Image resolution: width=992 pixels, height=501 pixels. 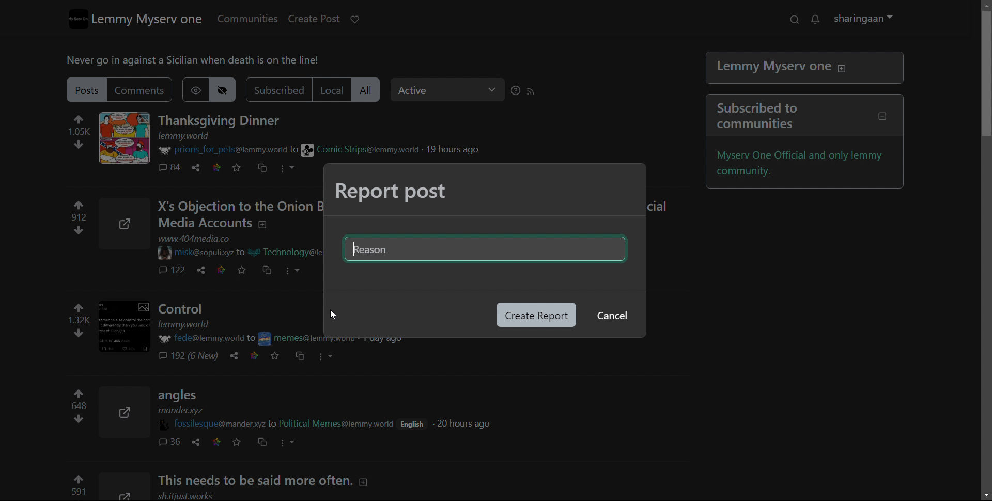 What do you see at coordinates (204, 239) in the screenshot?
I see `URL` at bounding box center [204, 239].